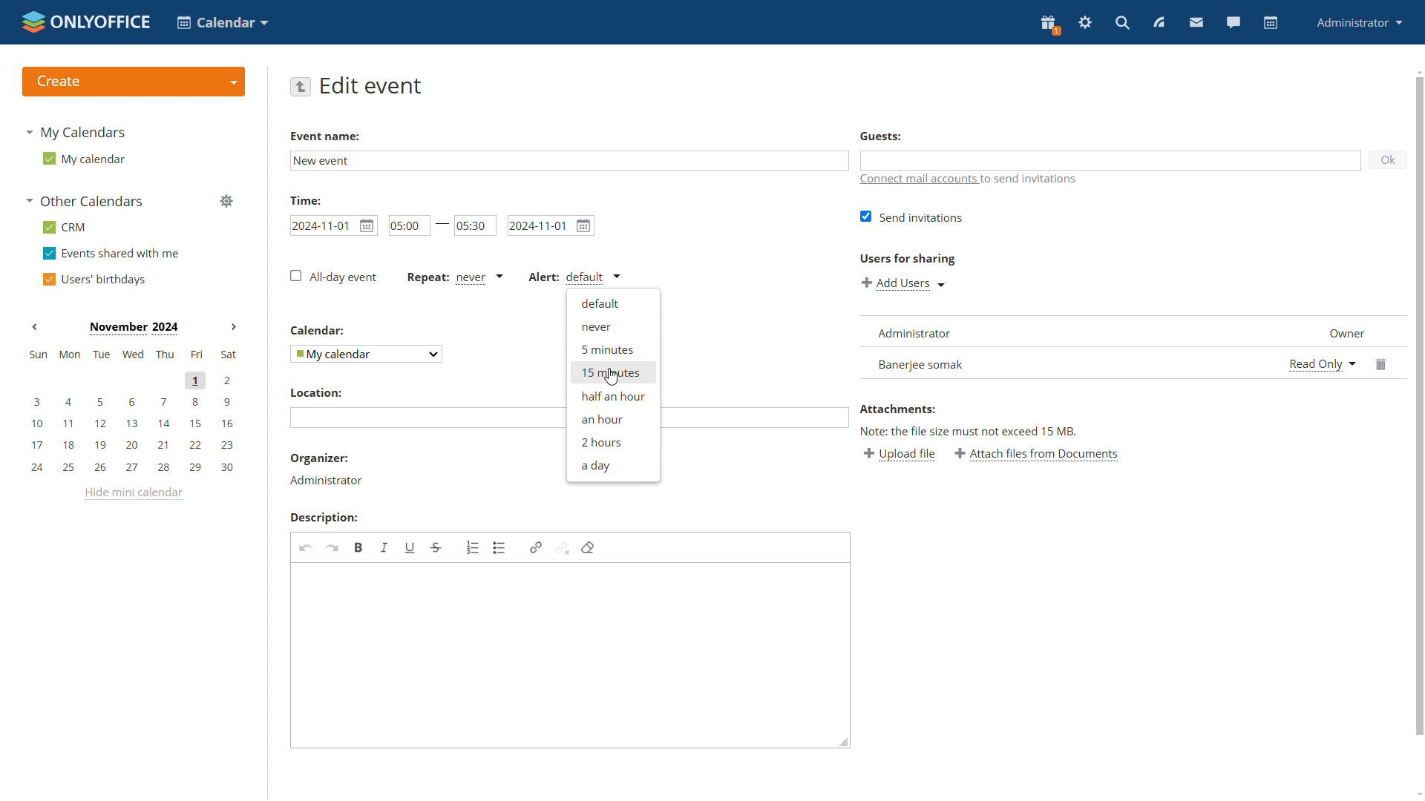  What do you see at coordinates (1049, 25) in the screenshot?
I see `present` at bounding box center [1049, 25].